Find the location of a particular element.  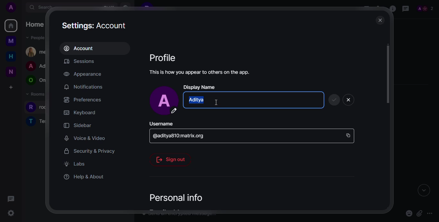

people is located at coordinates (36, 51).